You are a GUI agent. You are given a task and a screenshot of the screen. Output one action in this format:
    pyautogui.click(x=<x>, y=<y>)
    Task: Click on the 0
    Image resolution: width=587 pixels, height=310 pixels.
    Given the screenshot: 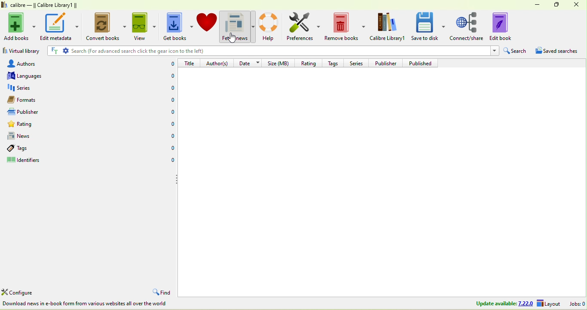 What is the action you would take?
    pyautogui.click(x=171, y=124)
    